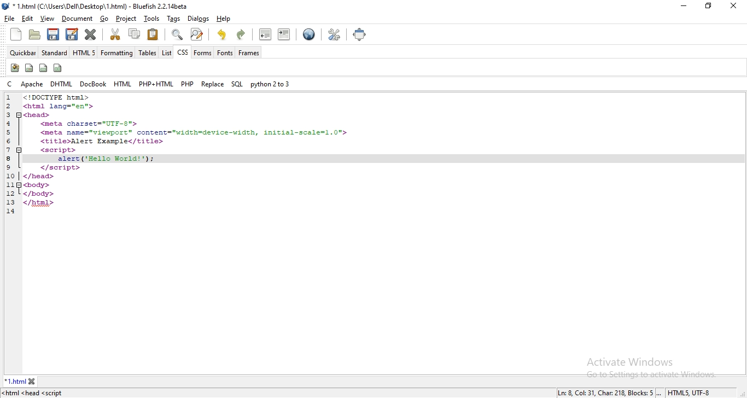  What do you see at coordinates (120, 83) in the screenshot?
I see `html` at bounding box center [120, 83].